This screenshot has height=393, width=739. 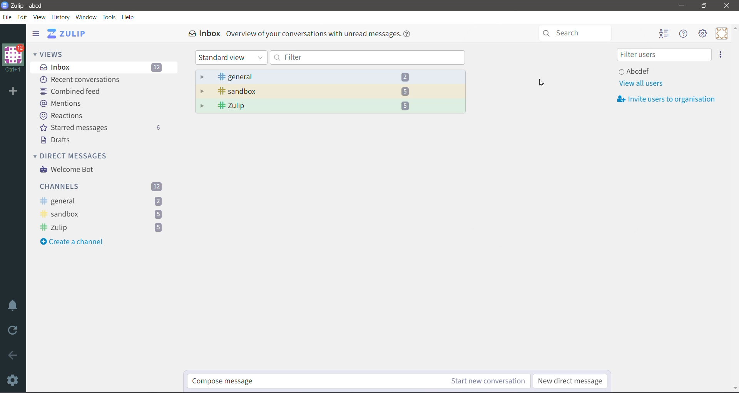 I want to click on Enable Do Not Disturb, so click(x=14, y=305).